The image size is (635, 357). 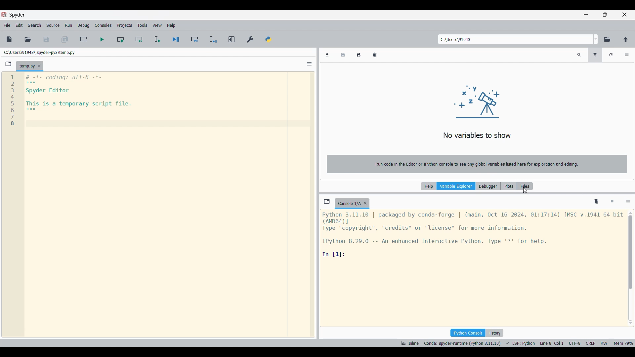 What do you see at coordinates (327, 201) in the screenshot?
I see `Browse tabs` at bounding box center [327, 201].